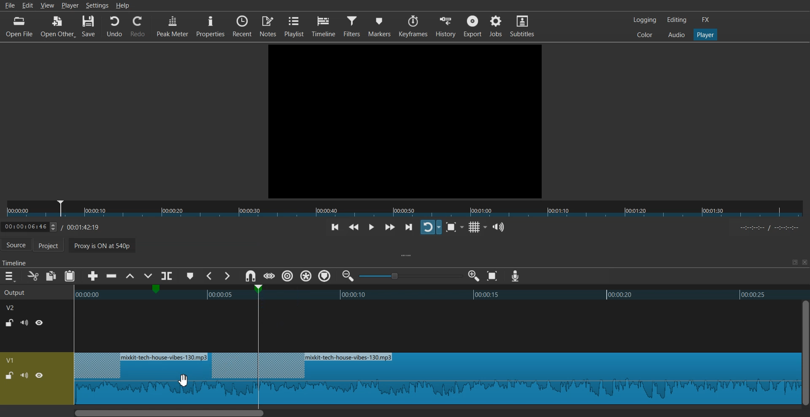 This screenshot has height=417, width=810. I want to click on Toggle player lopping, so click(431, 227).